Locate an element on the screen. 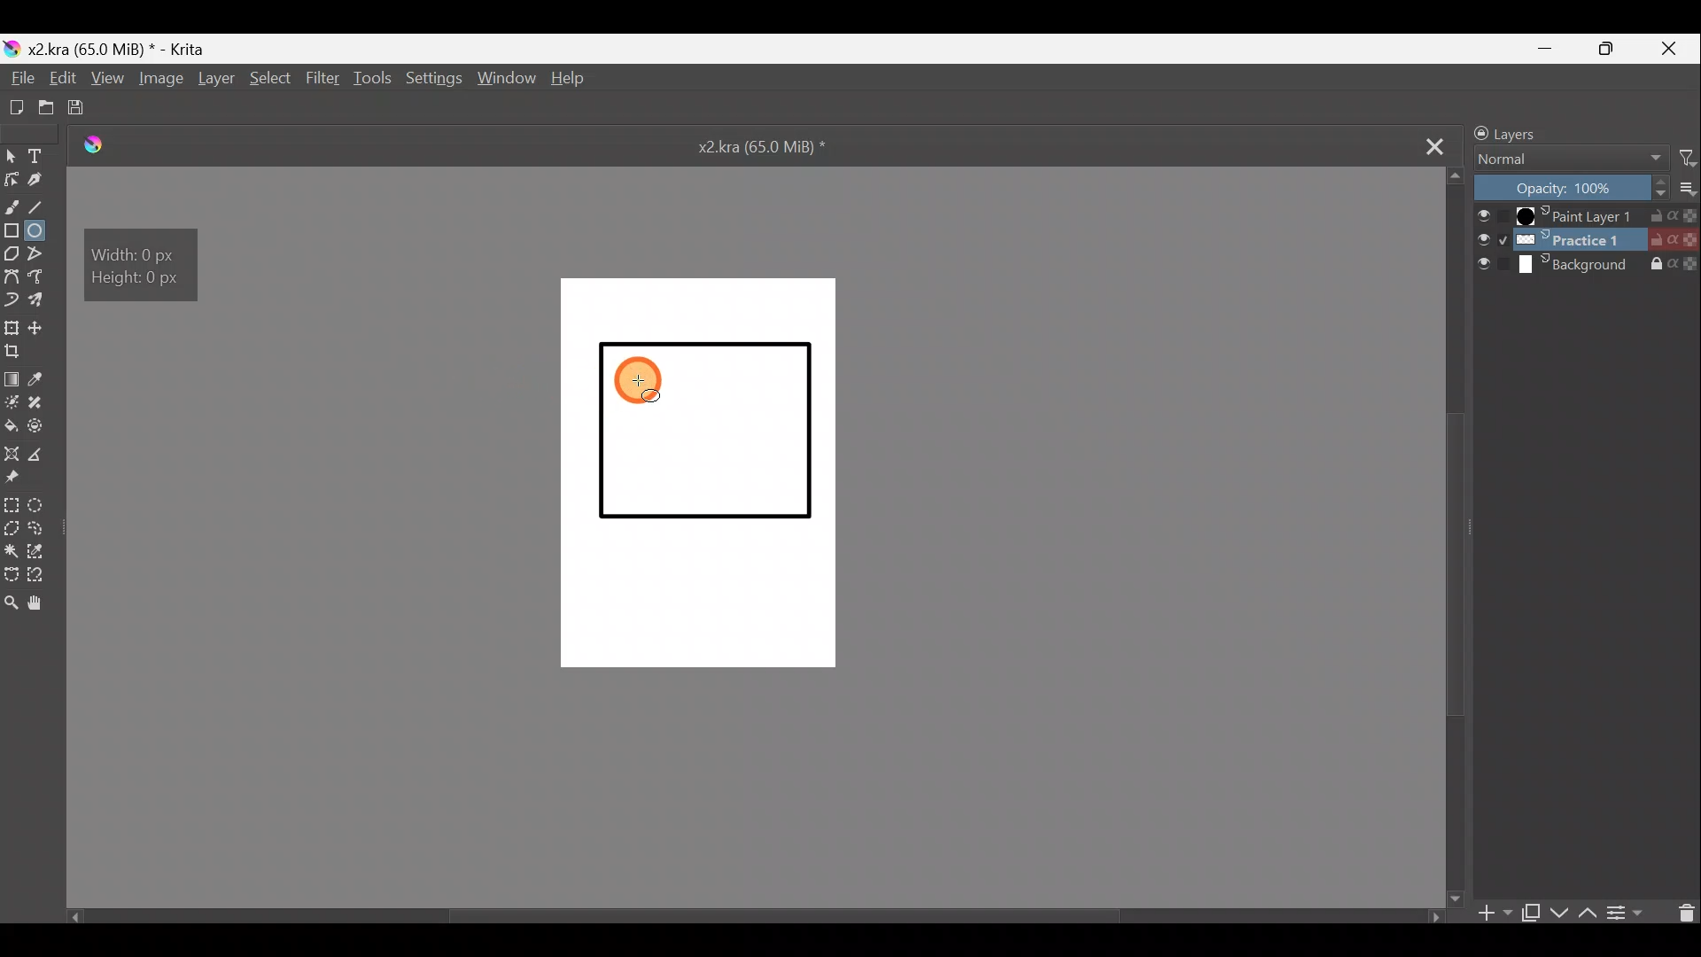  Assistant tool is located at coordinates (12, 451).